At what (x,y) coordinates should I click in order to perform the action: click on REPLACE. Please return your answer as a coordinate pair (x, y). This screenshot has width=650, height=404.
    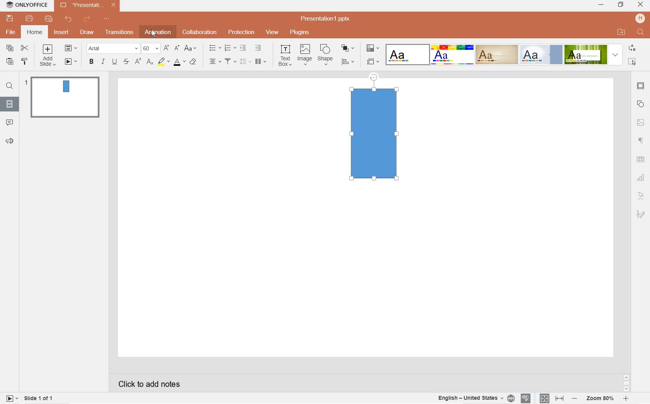
    Looking at the image, I should click on (632, 48).